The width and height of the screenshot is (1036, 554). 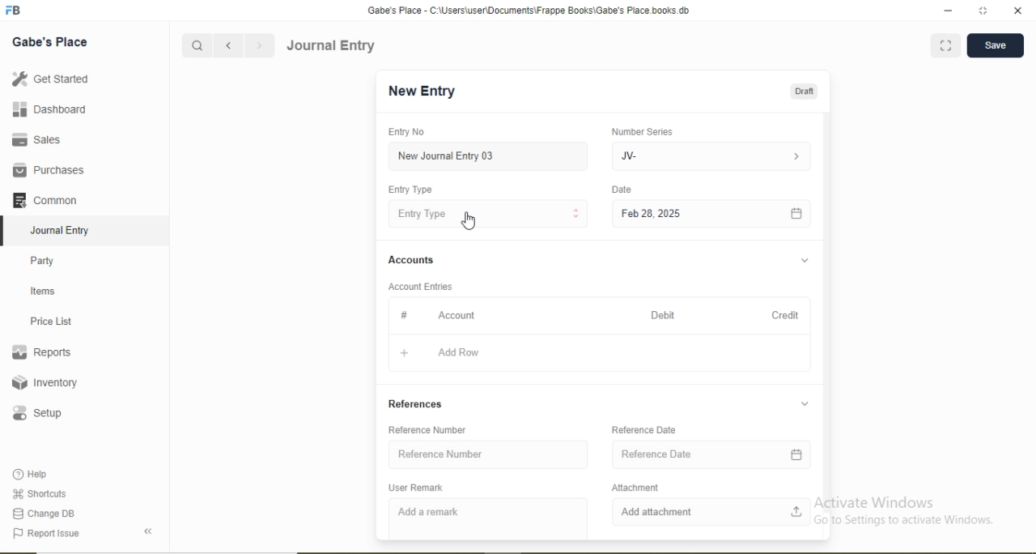 What do you see at coordinates (50, 109) in the screenshot?
I see `Dashboard` at bounding box center [50, 109].